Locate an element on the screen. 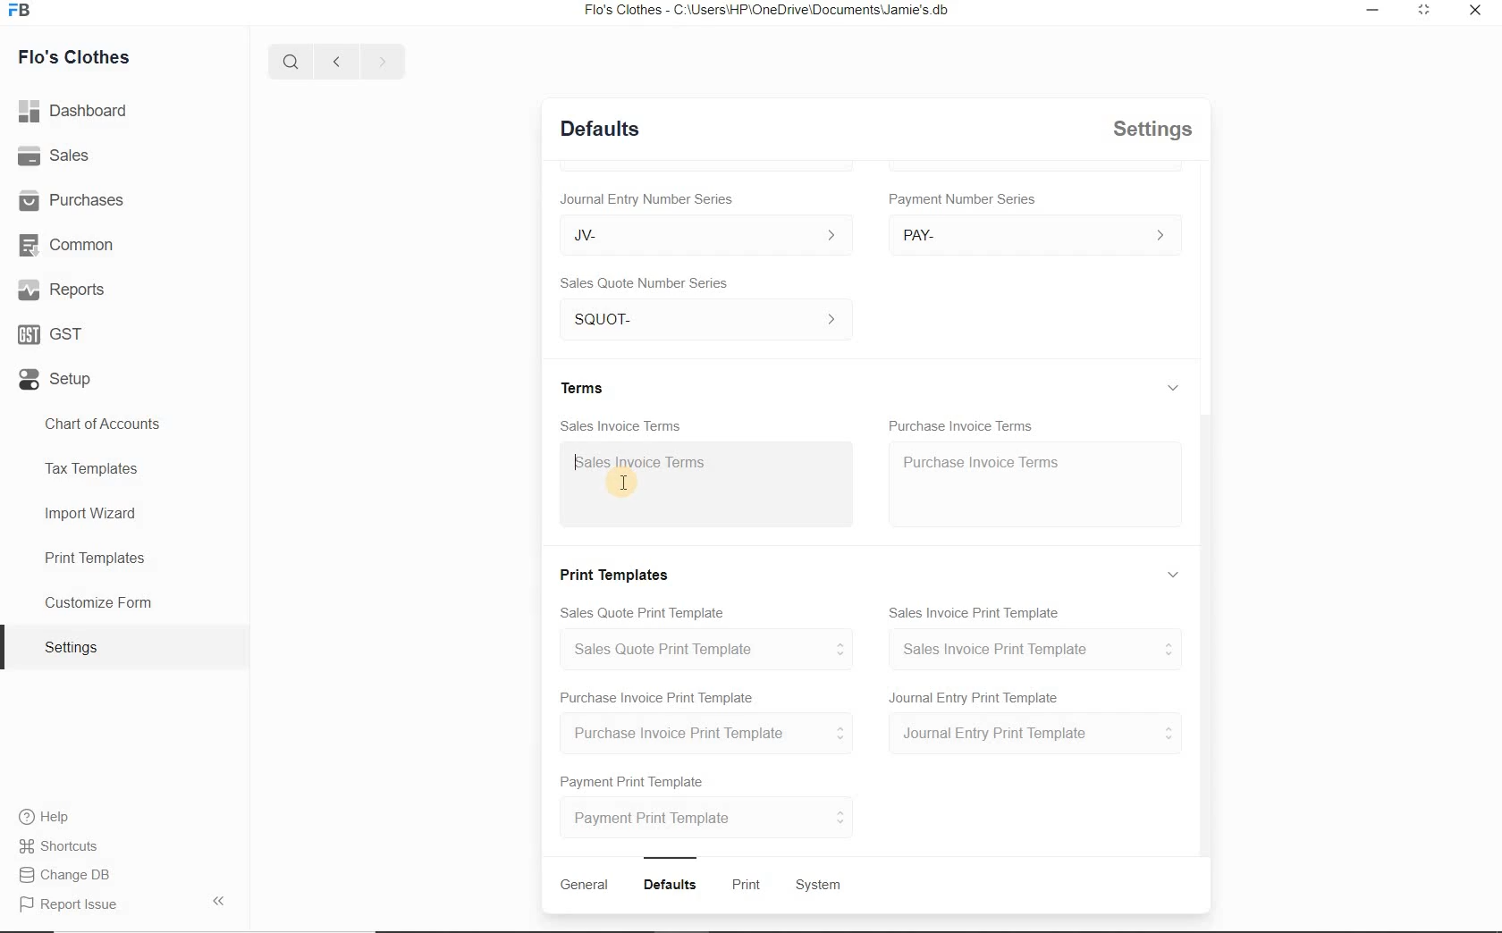 Image resolution: width=1502 pixels, height=933 pixels. Sales Quote Print Template is located at coordinates (713, 649).